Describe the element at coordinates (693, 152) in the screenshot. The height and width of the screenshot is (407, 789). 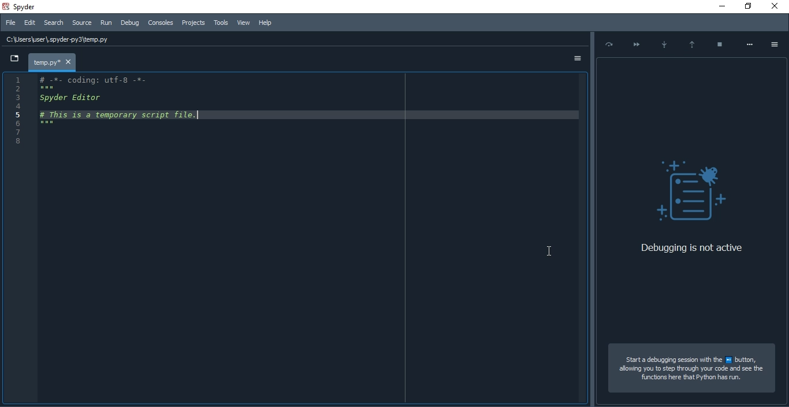
I see `debugging details` at that location.